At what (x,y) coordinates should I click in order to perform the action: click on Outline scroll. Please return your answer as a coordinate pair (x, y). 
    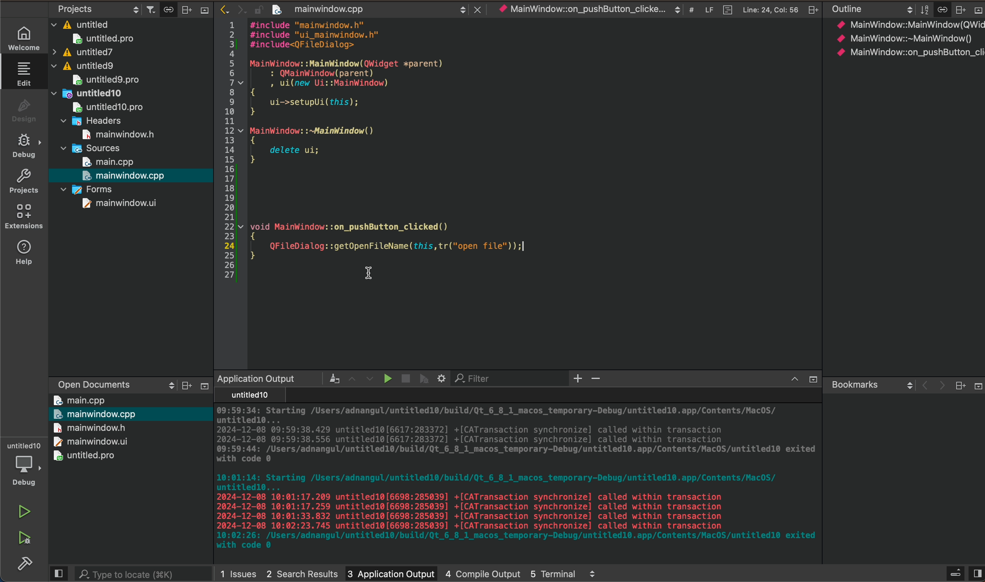
    Looking at the image, I should click on (871, 9).